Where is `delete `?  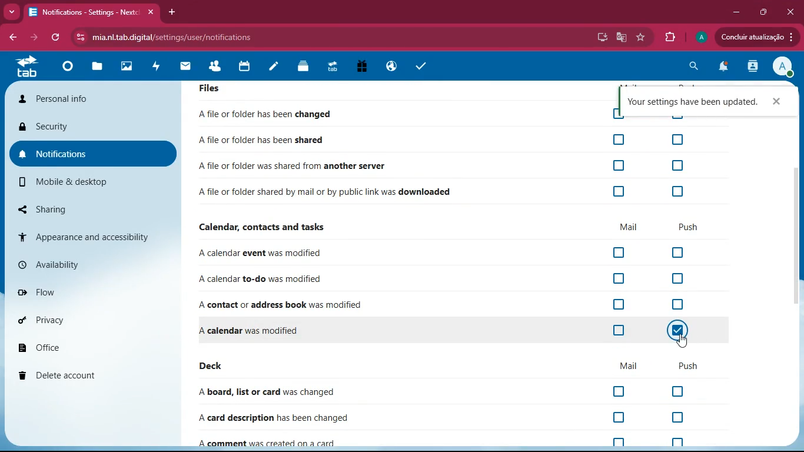 delete  is located at coordinates (81, 372).